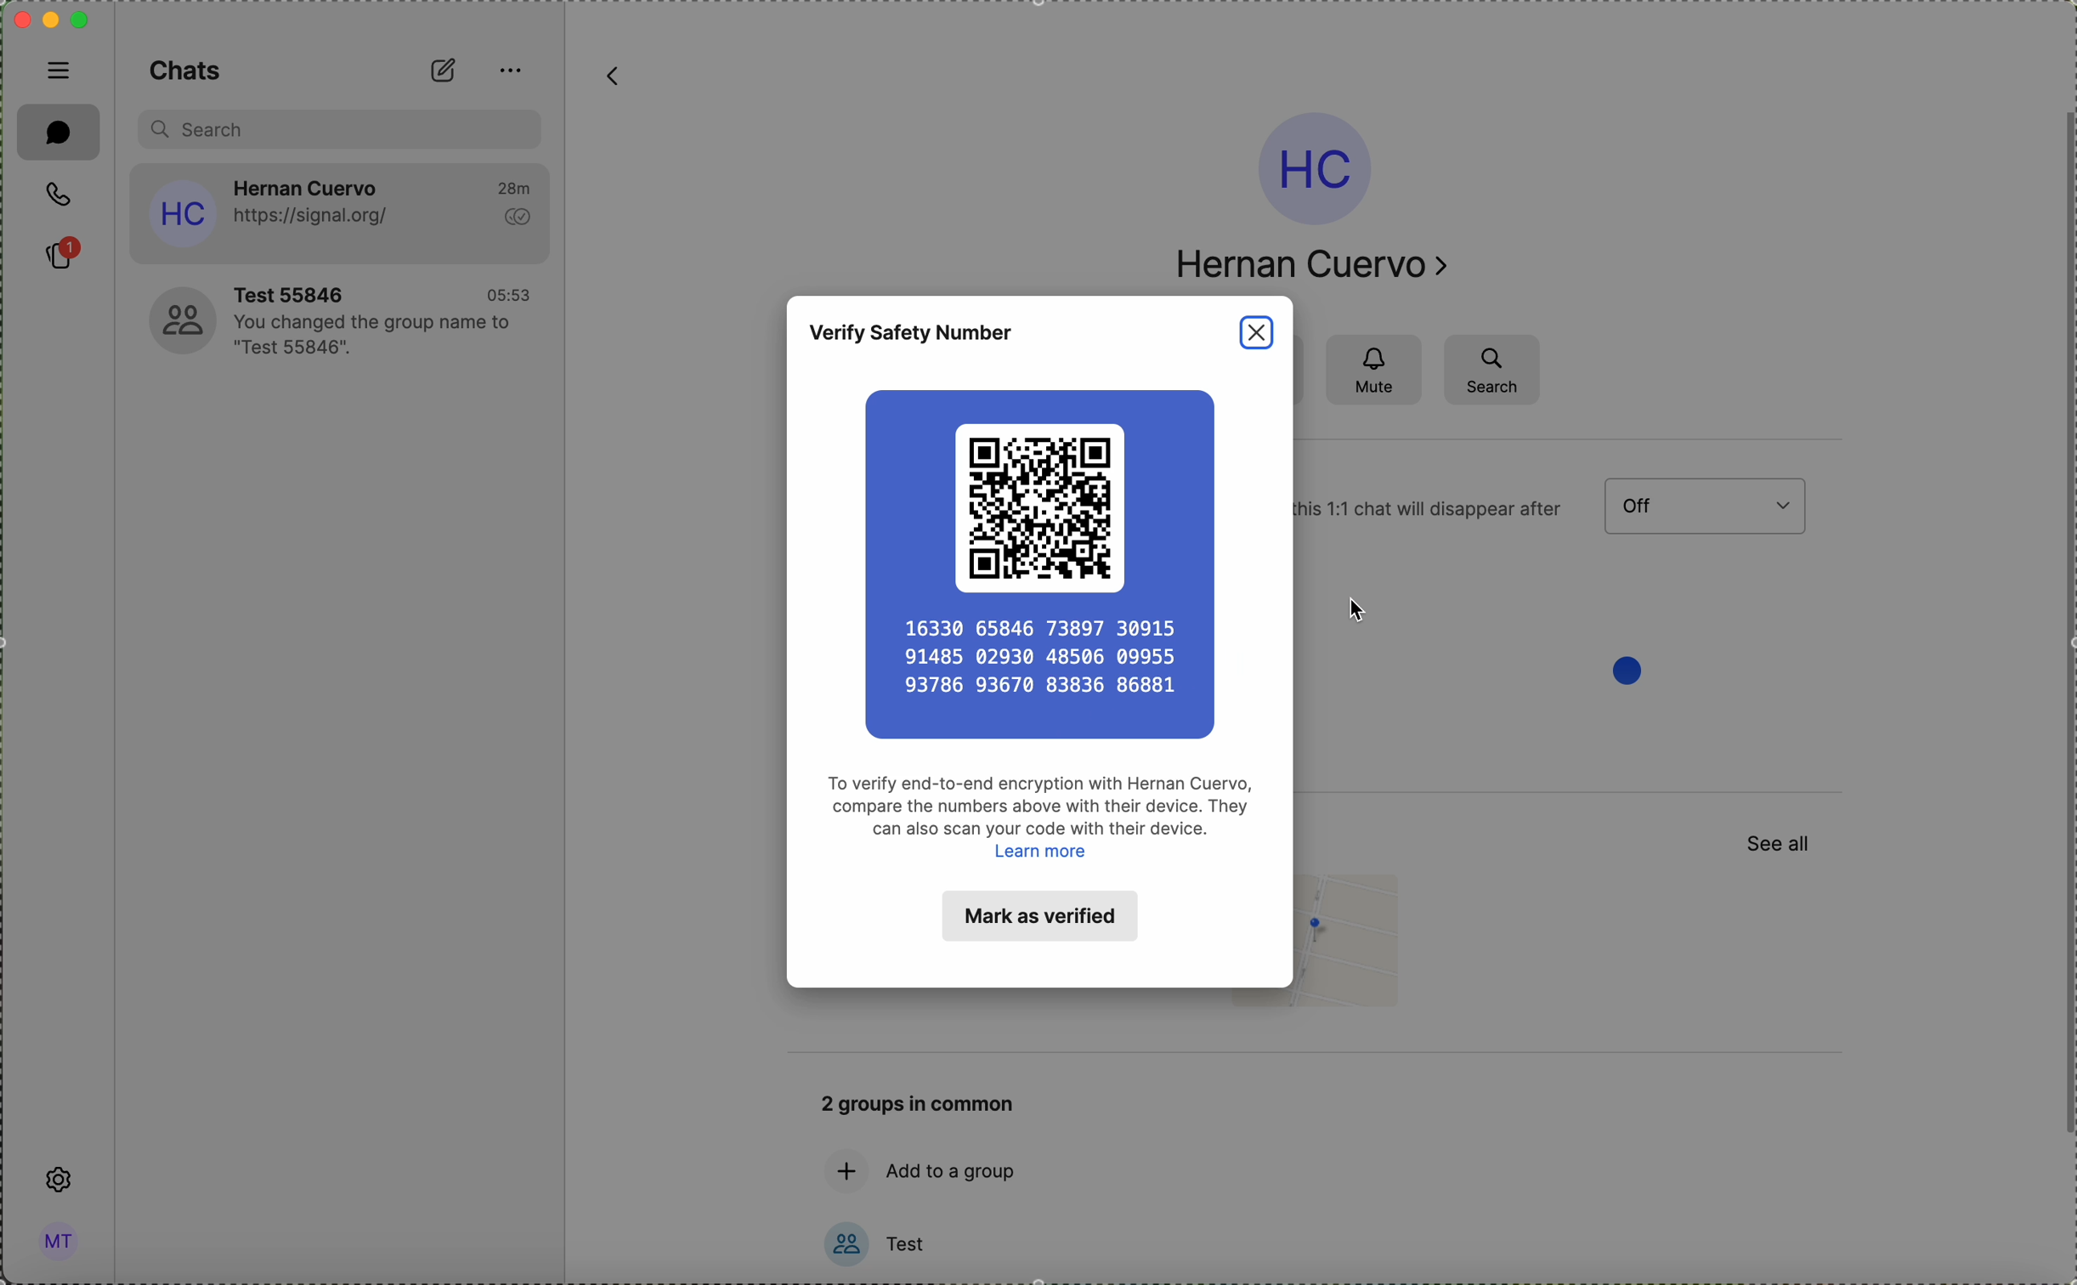 This screenshot has width=2077, height=1285. Describe the element at coordinates (443, 69) in the screenshot. I see `new chat` at that location.